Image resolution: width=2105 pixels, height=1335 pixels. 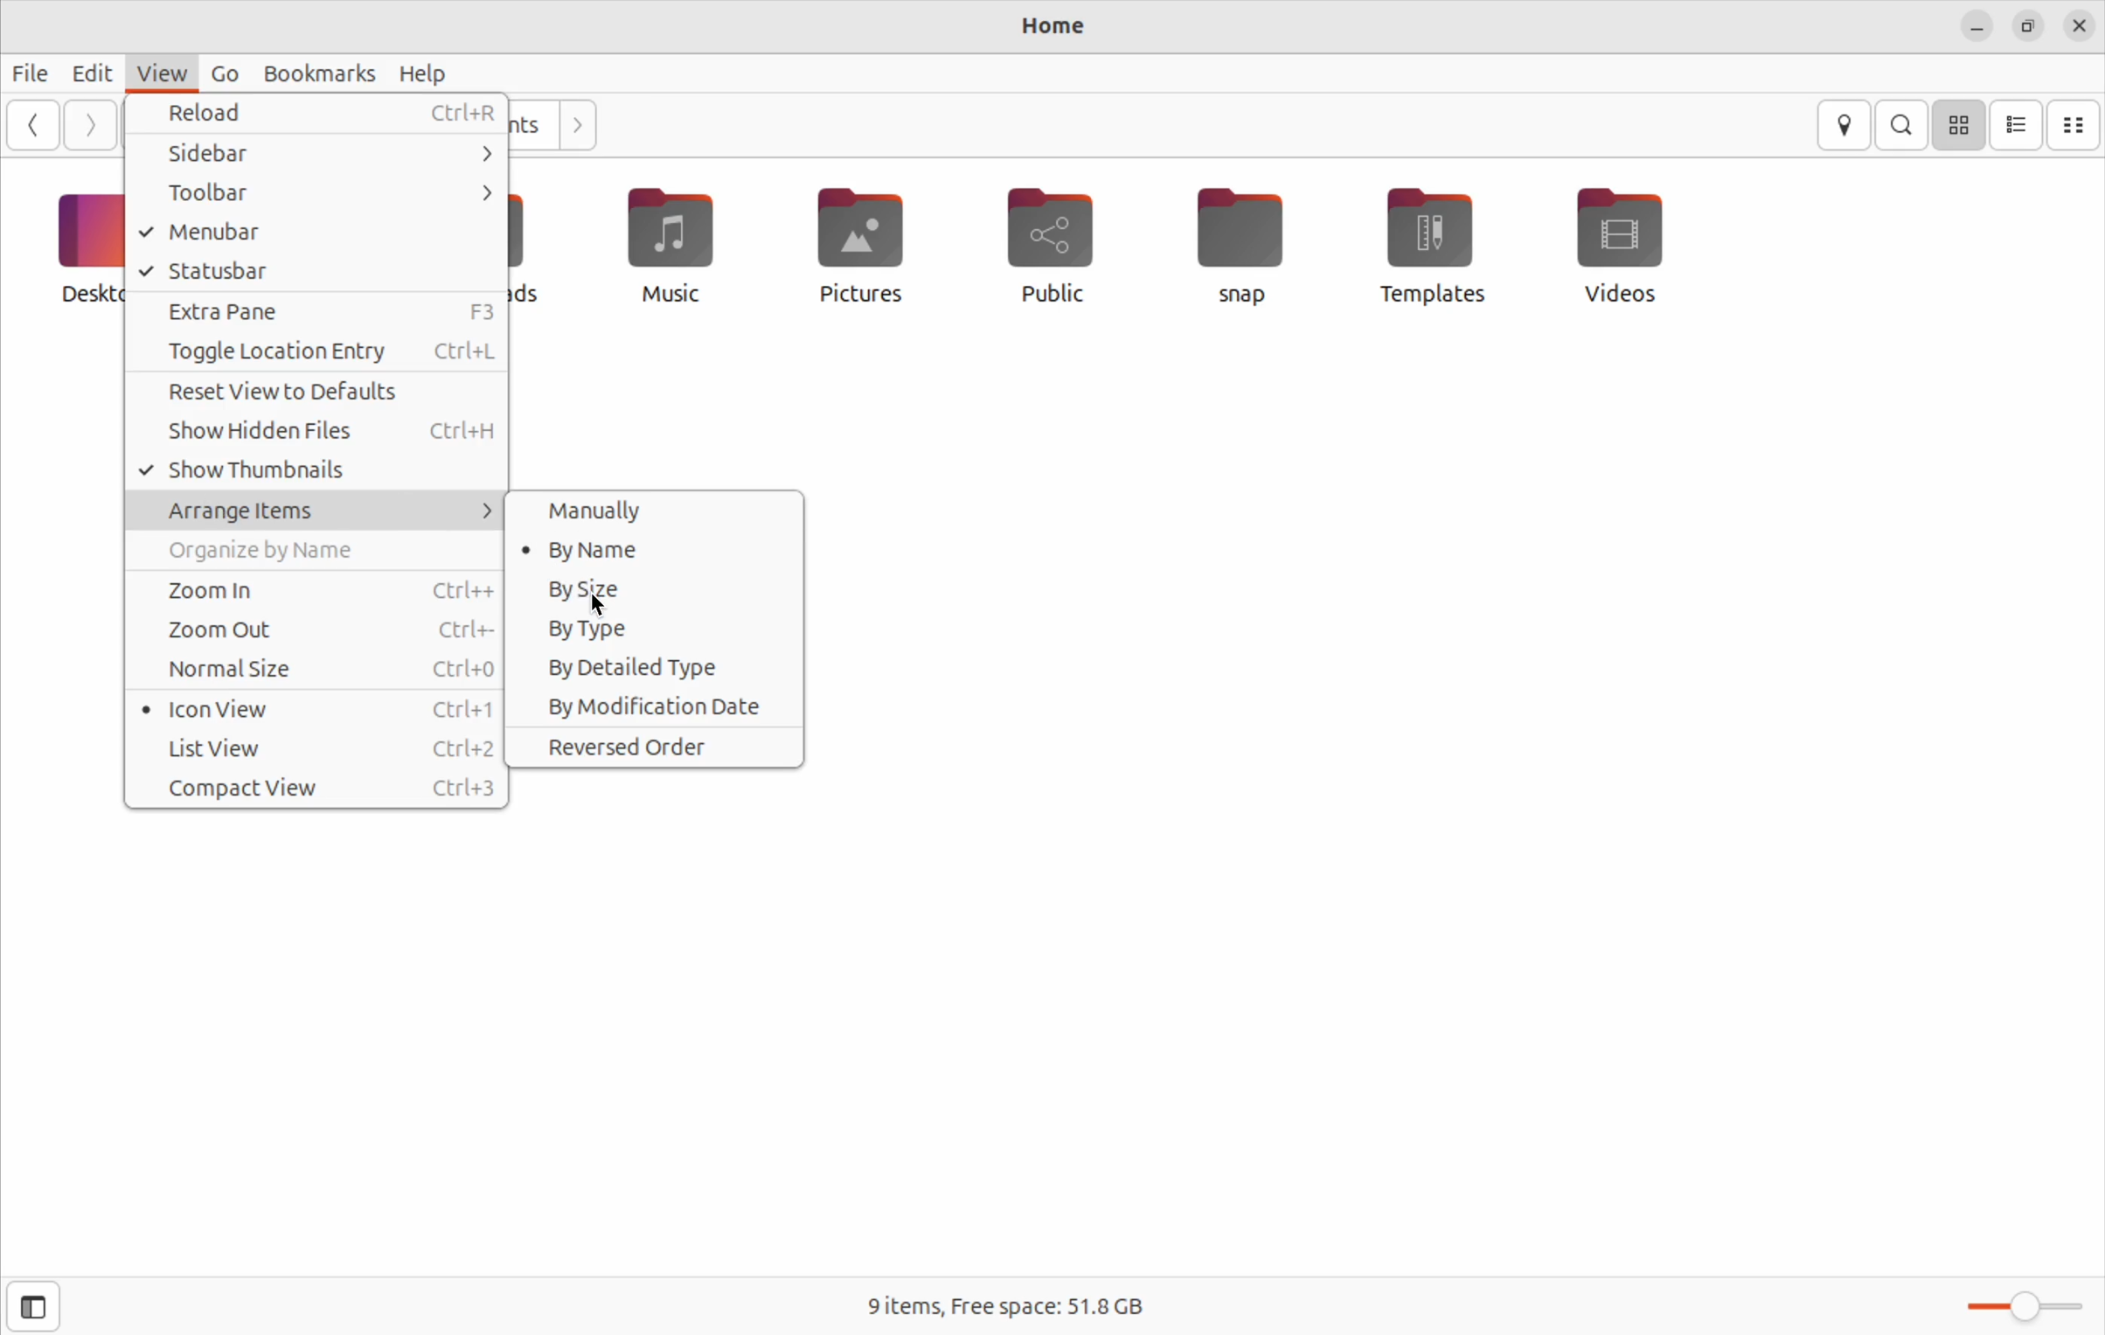 I want to click on toggle location entry, so click(x=312, y=355).